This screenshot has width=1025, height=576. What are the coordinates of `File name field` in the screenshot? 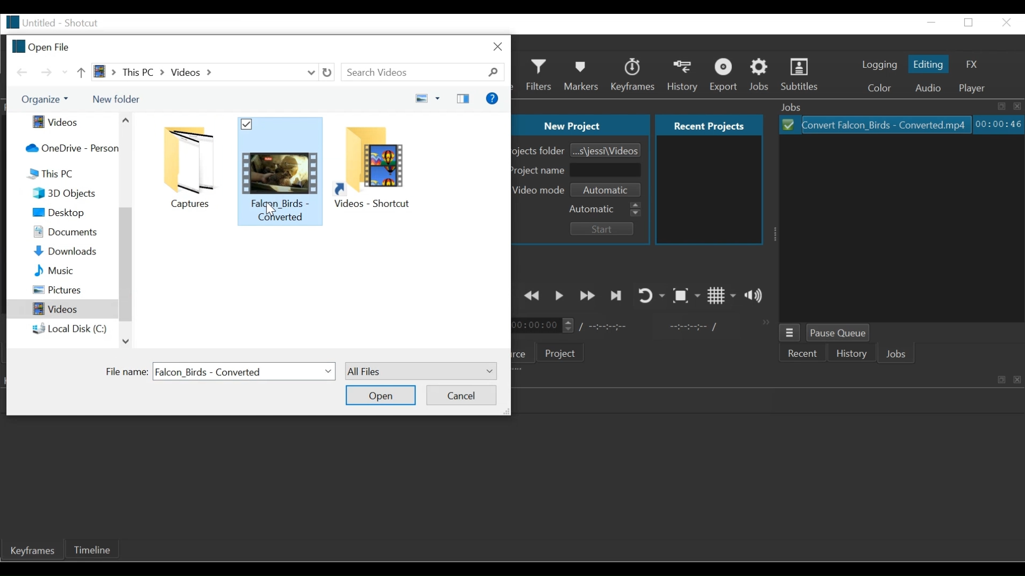 It's located at (244, 371).